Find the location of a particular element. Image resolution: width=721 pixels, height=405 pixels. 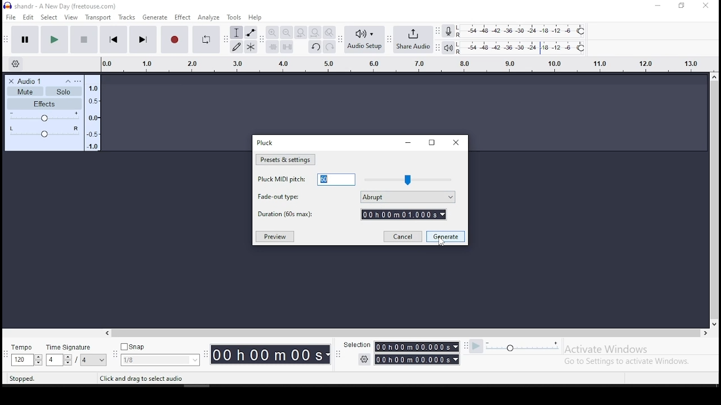

effect is located at coordinates (183, 17).